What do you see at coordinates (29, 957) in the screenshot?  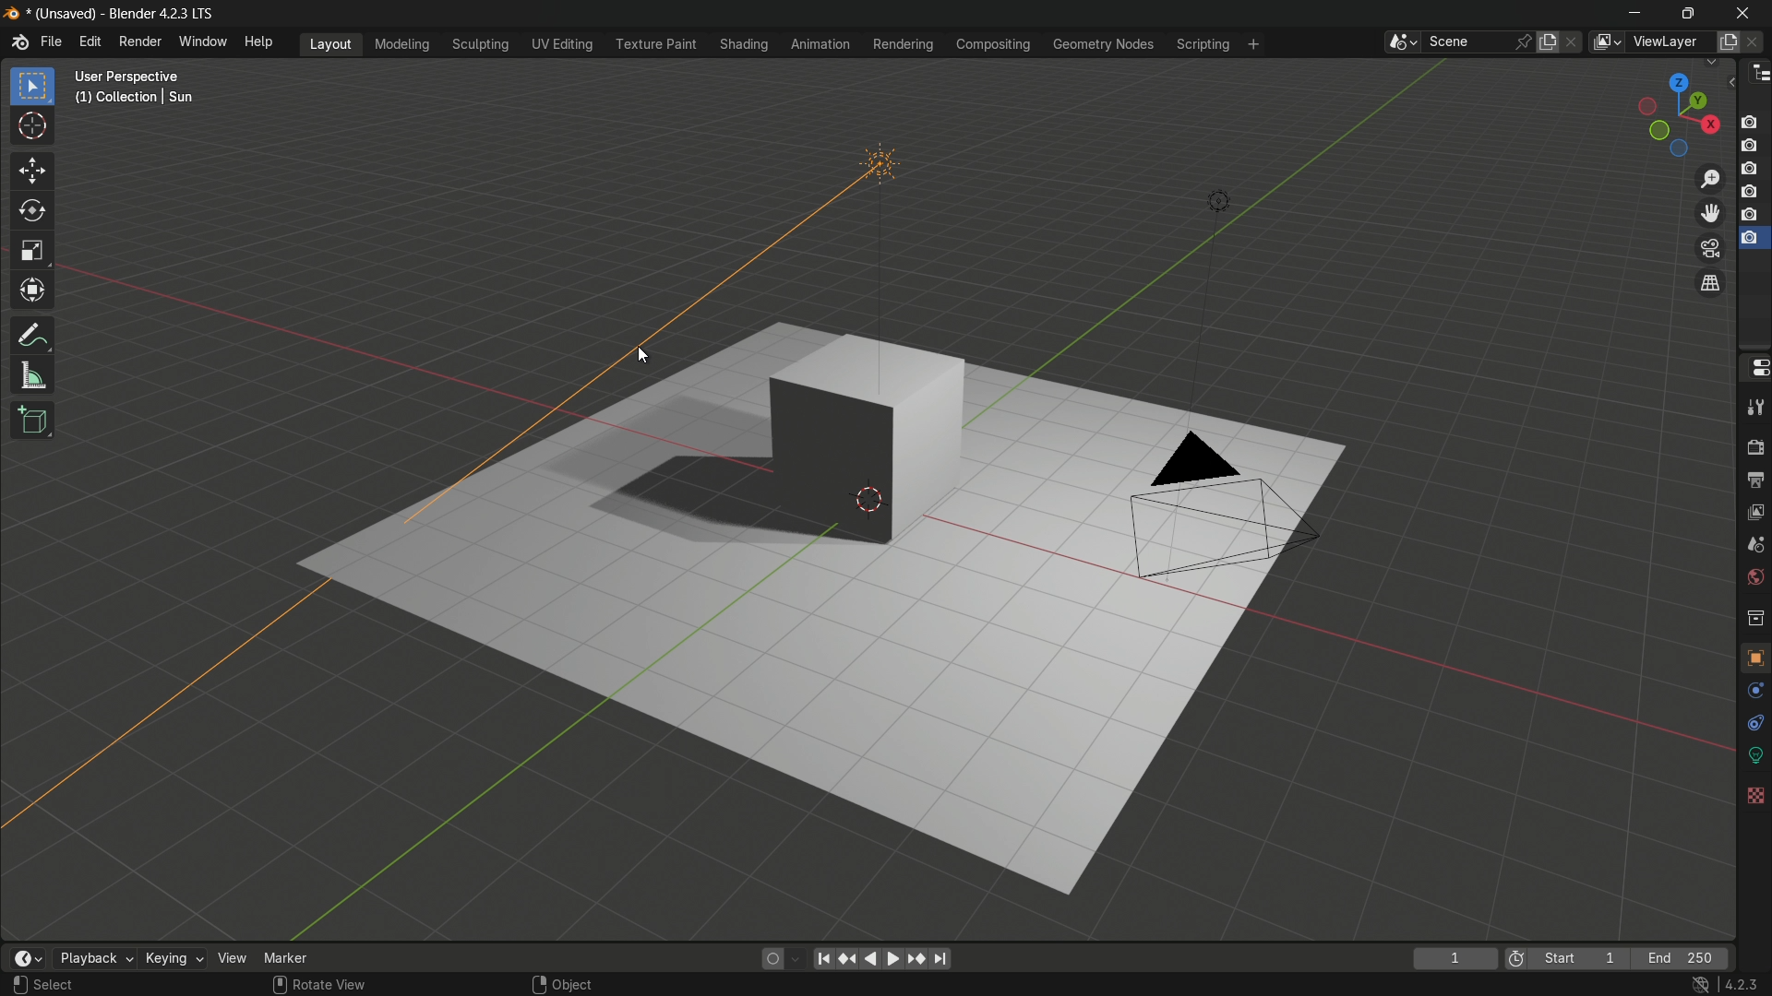 I see `timeline` at bounding box center [29, 957].